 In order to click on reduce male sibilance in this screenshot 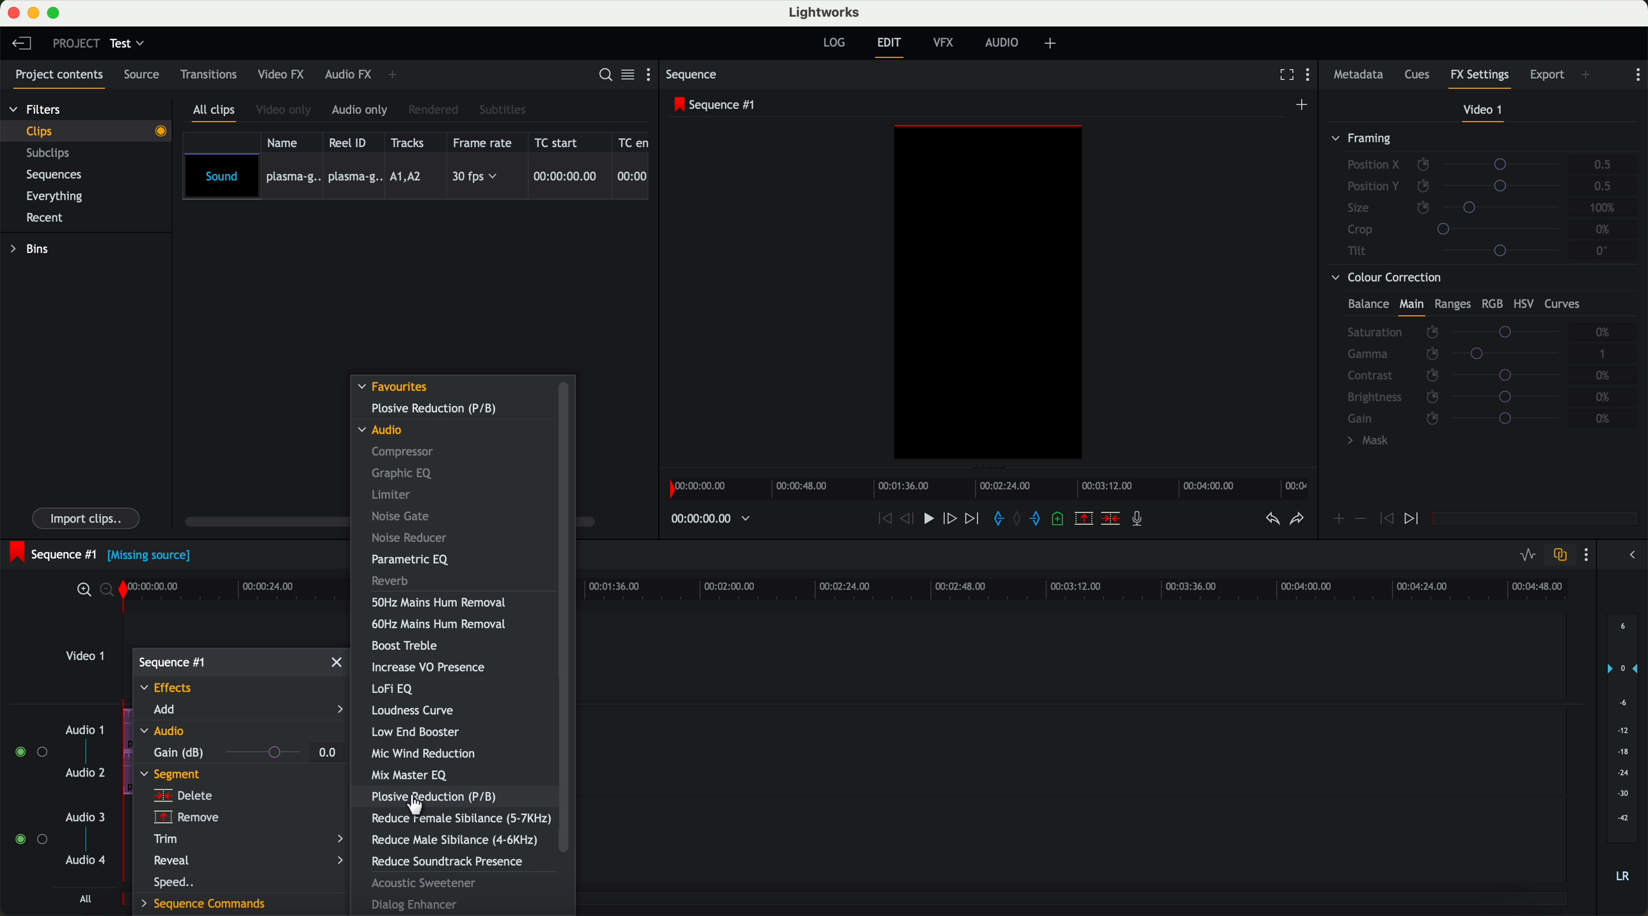, I will do `click(456, 840)`.